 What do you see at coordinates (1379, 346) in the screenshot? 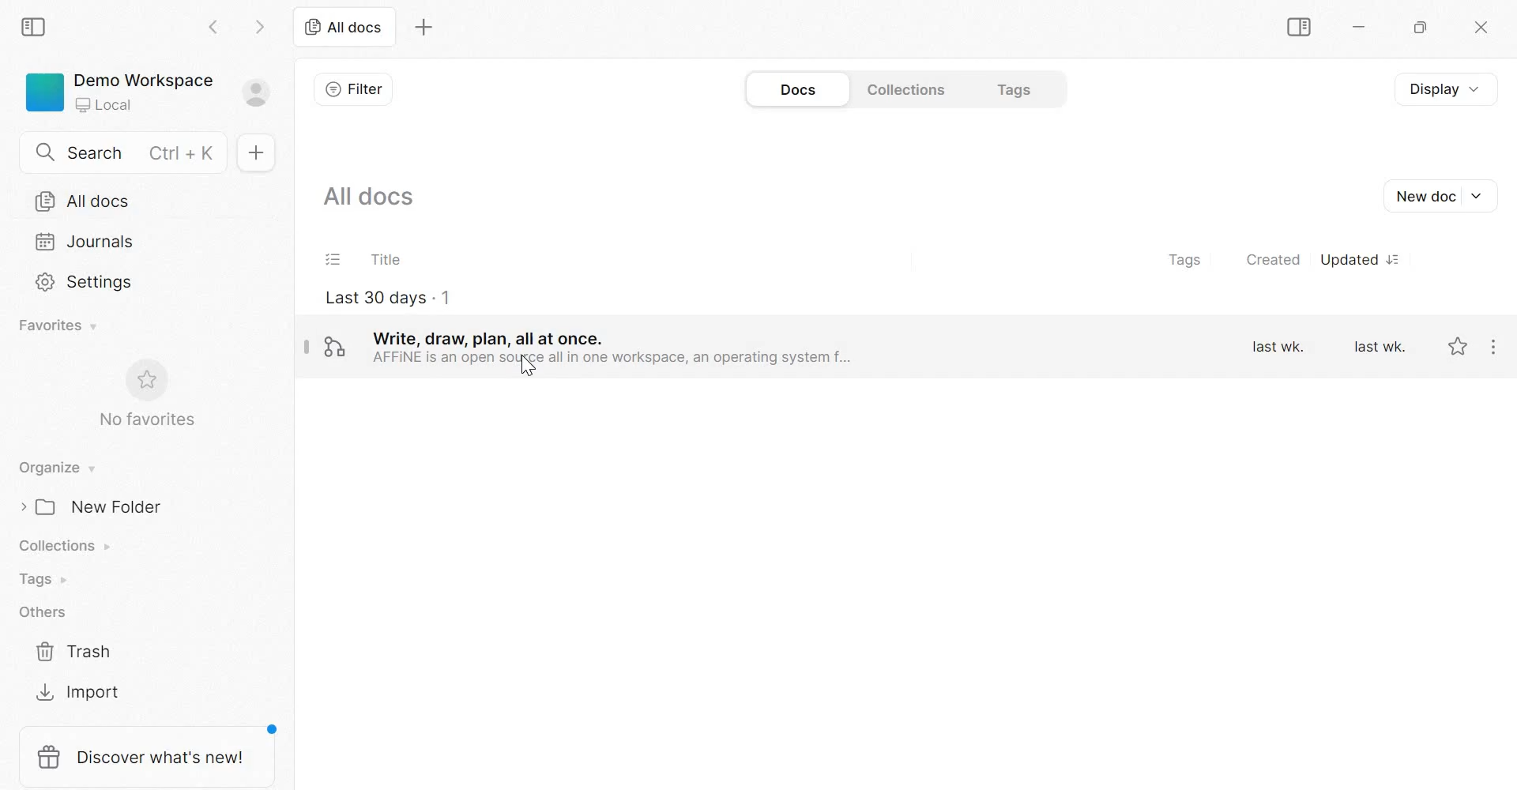
I see `last wk.` at bounding box center [1379, 346].